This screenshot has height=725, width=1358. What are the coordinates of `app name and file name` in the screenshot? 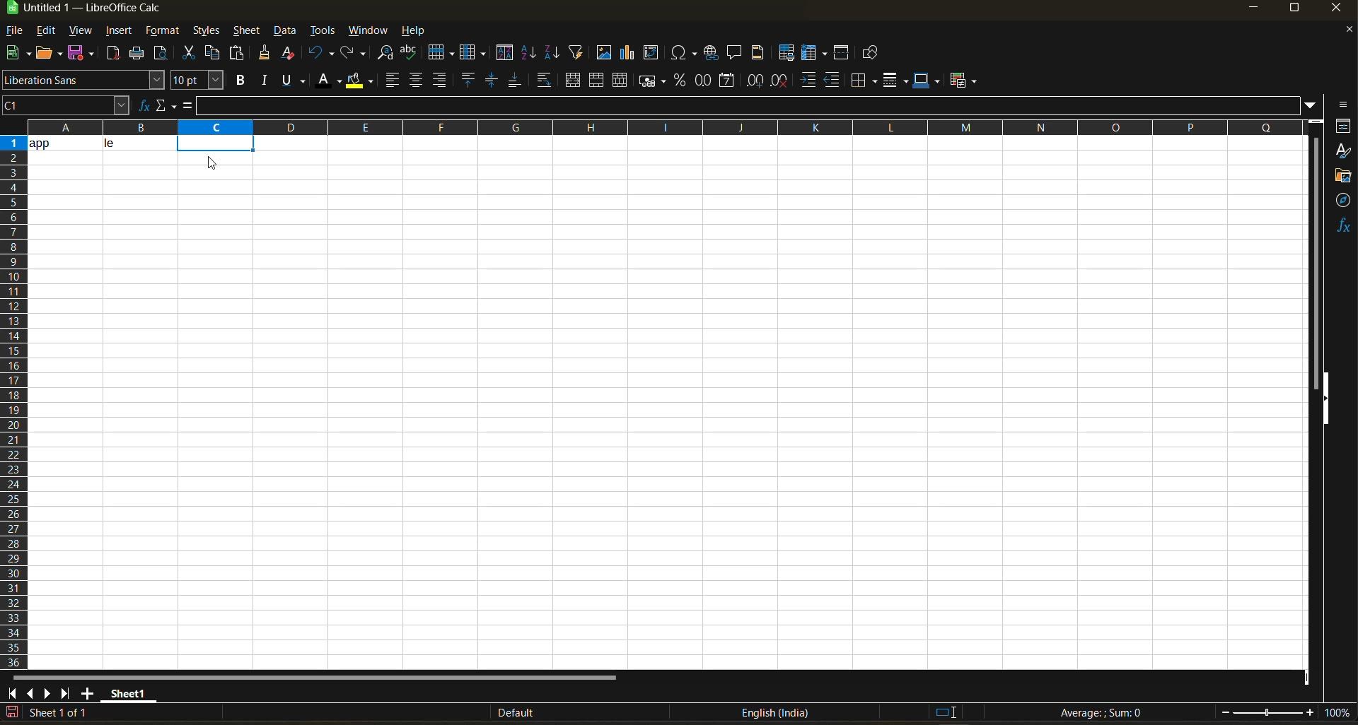 It's located at (98, 11).